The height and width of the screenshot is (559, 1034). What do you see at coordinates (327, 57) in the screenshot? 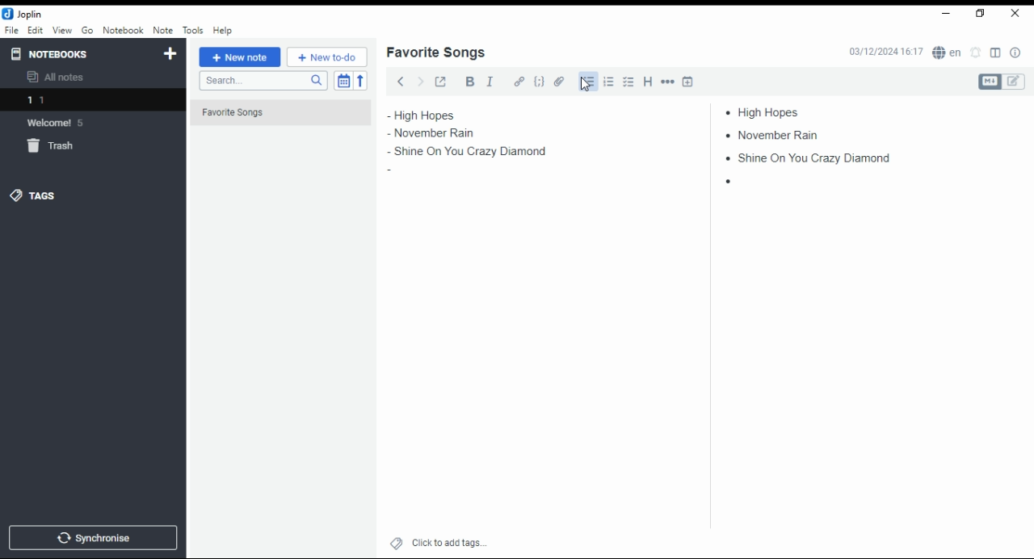
I see `New to-do` at bounding box center [327, 57].